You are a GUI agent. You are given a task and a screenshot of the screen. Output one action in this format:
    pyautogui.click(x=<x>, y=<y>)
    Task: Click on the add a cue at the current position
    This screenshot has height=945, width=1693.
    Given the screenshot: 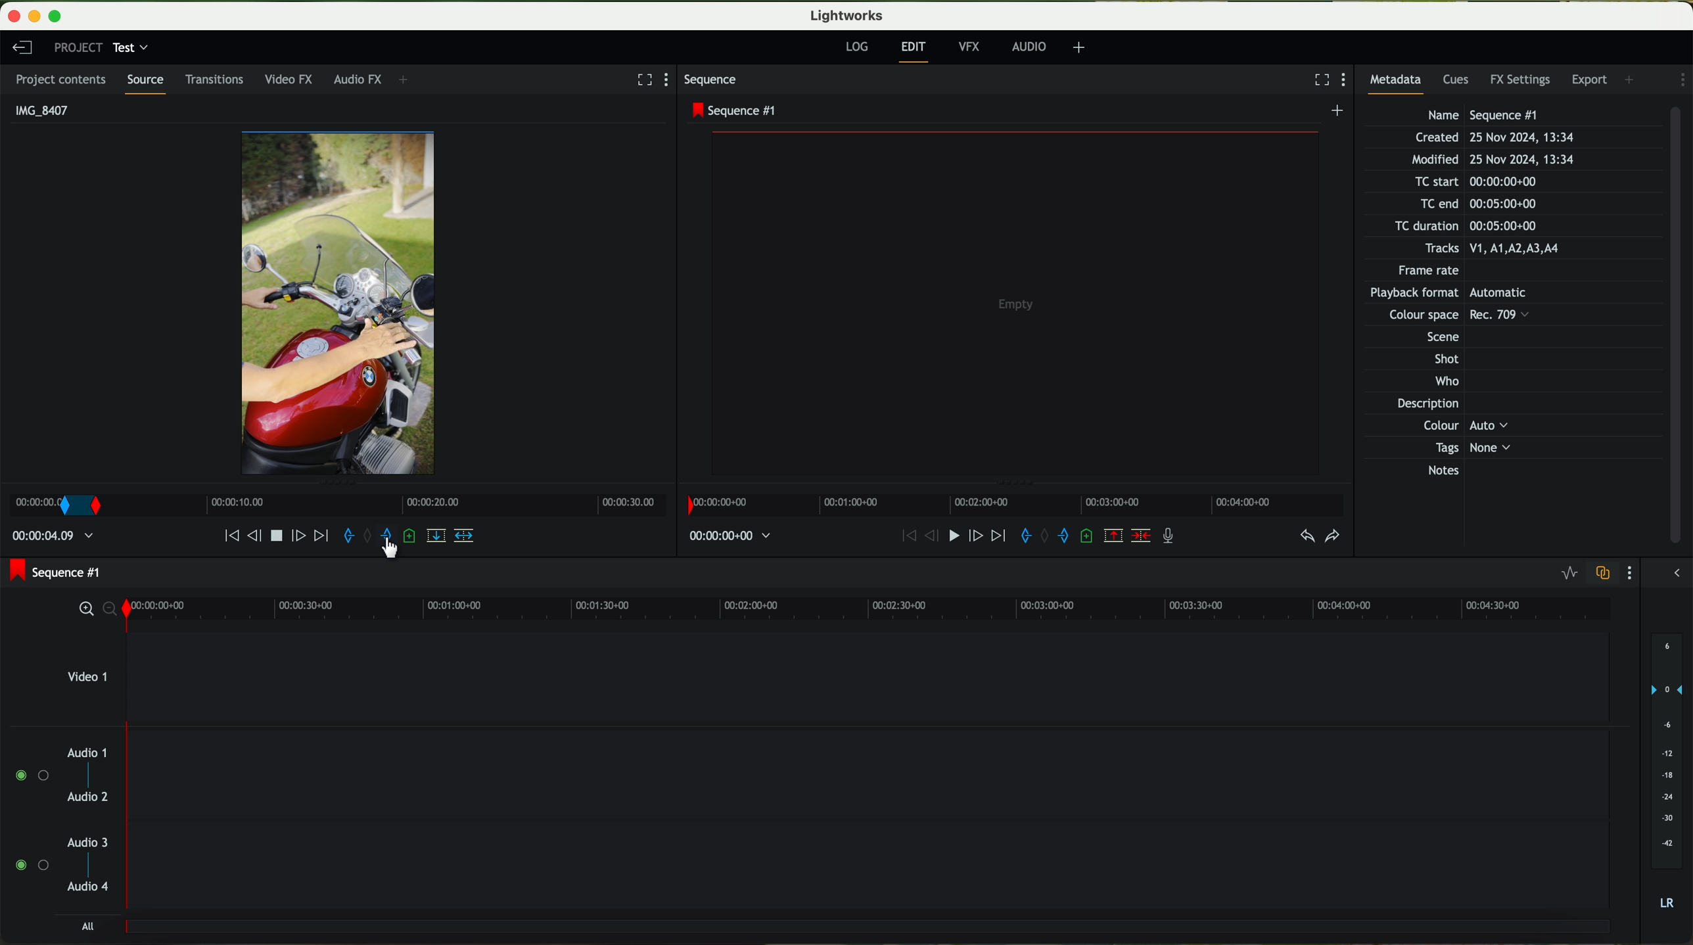 What is the action you would take?
    pyautogui.click(x=411, y=538)
    